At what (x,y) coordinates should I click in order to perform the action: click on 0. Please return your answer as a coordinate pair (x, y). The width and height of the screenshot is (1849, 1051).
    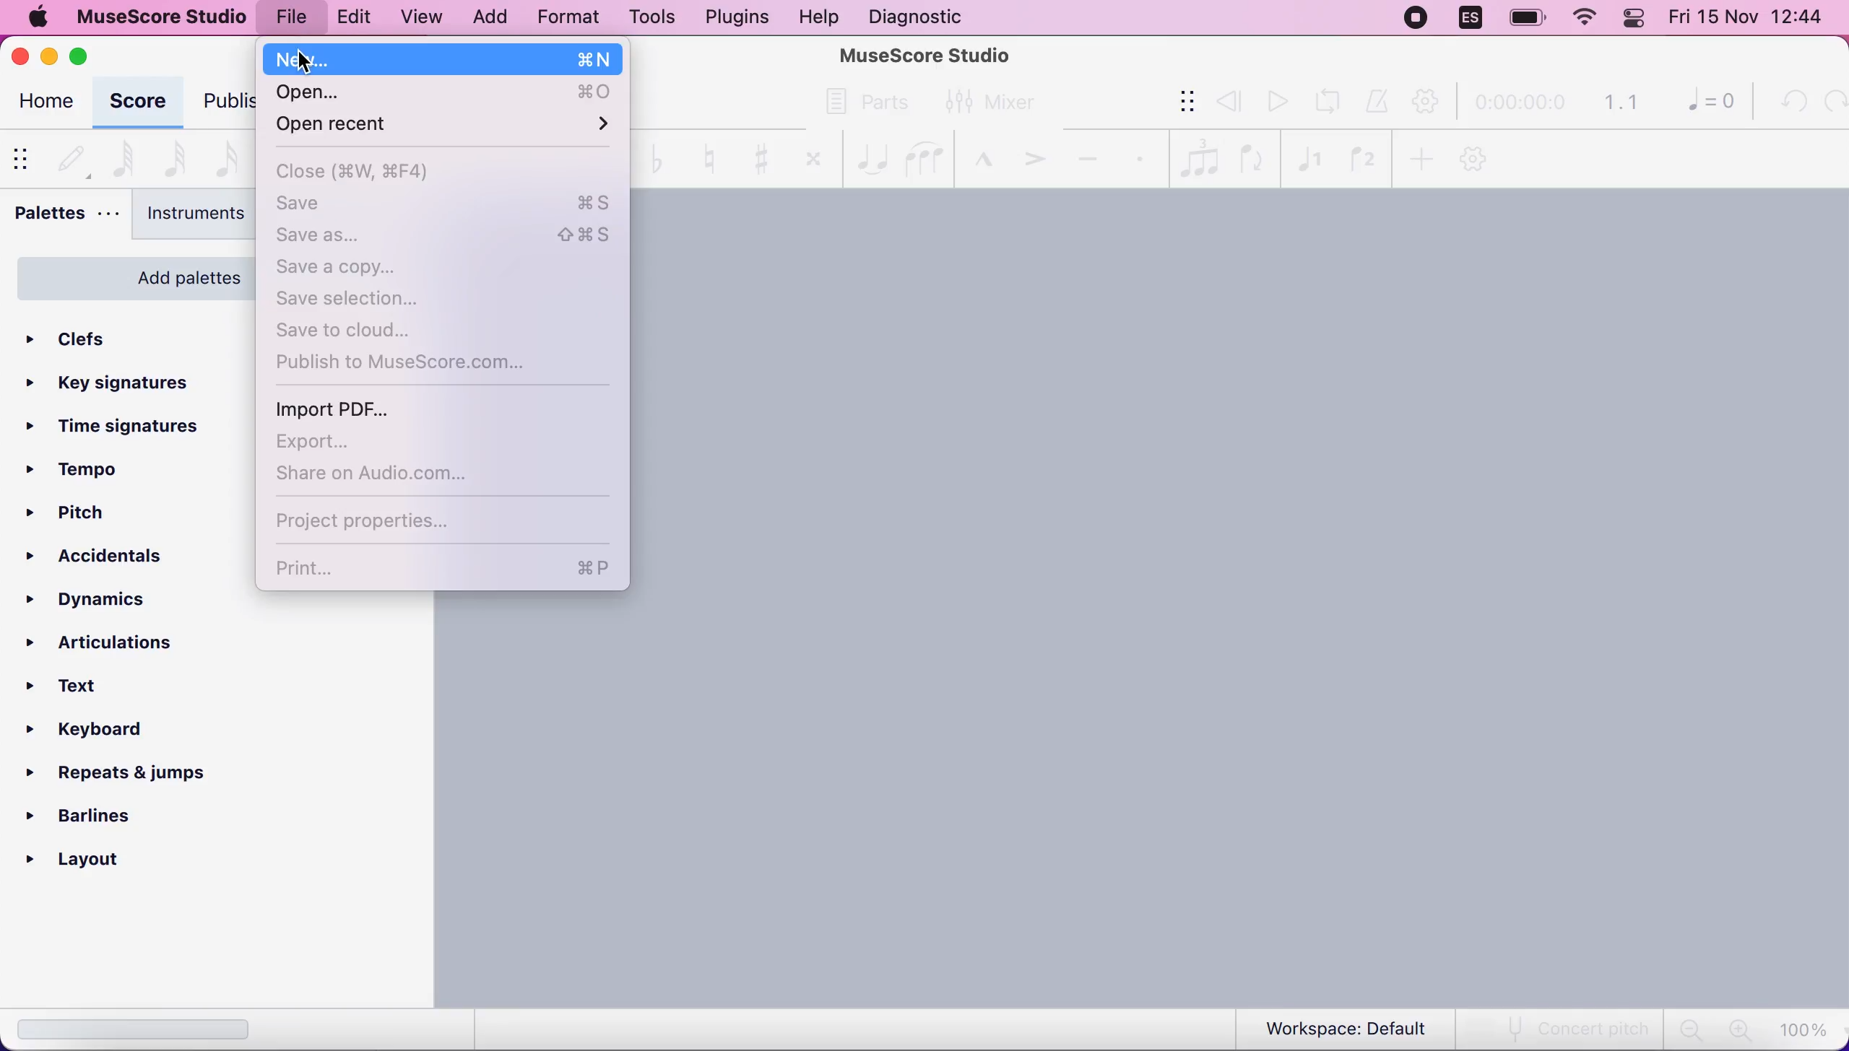
    Looking at the image, I should click on (1705, 104).